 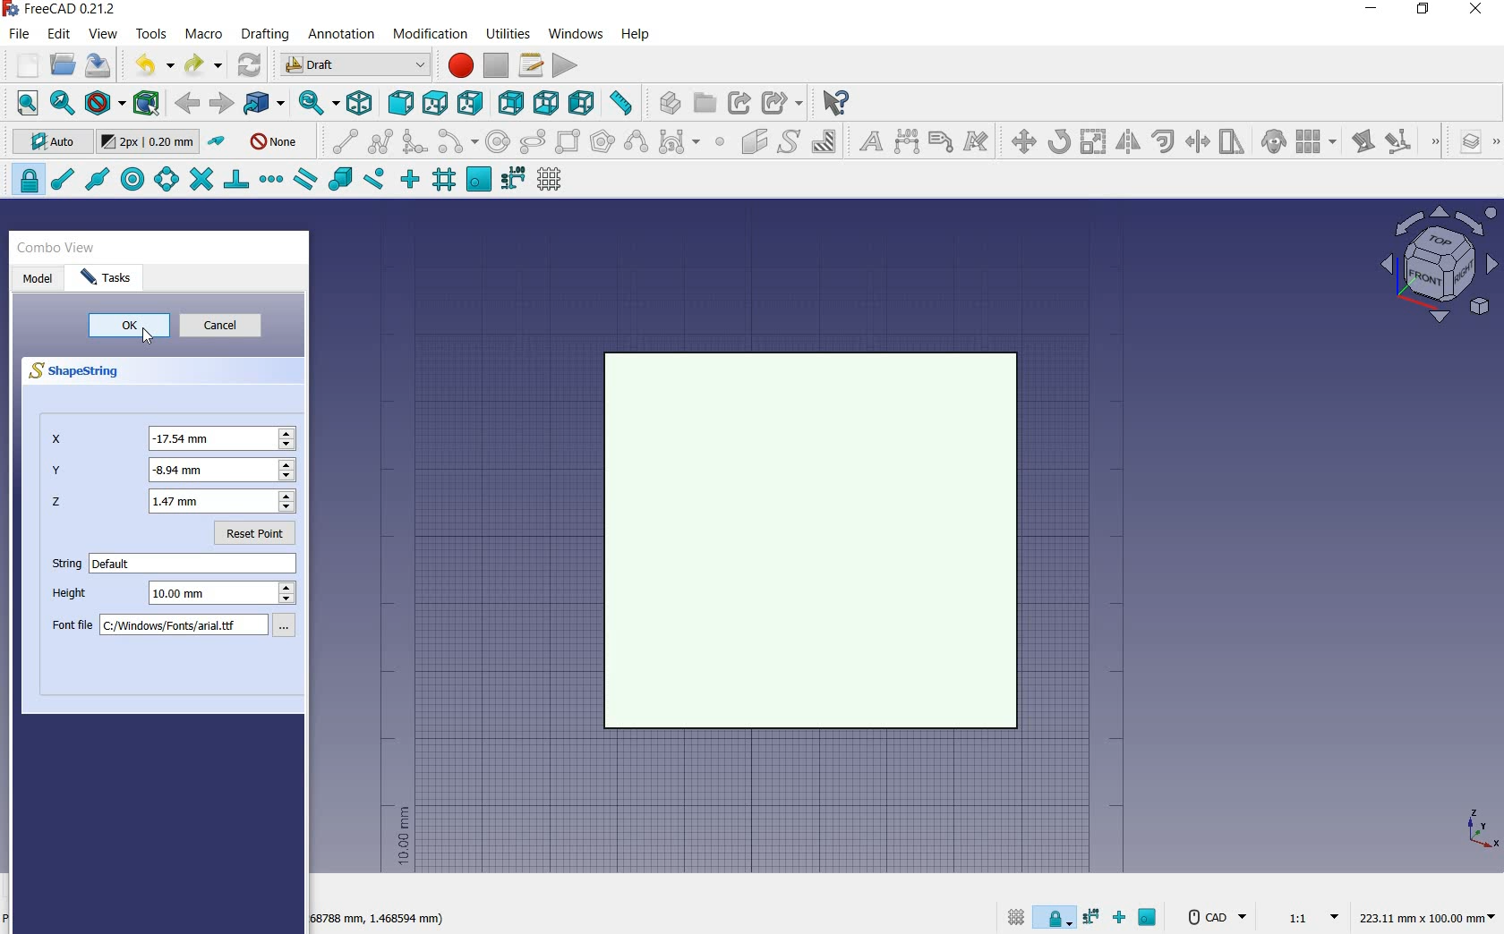 What do you see at coordinates (1271, 143) in the screenshot?
I see `create a clone` at bounding box center [1271, 143].